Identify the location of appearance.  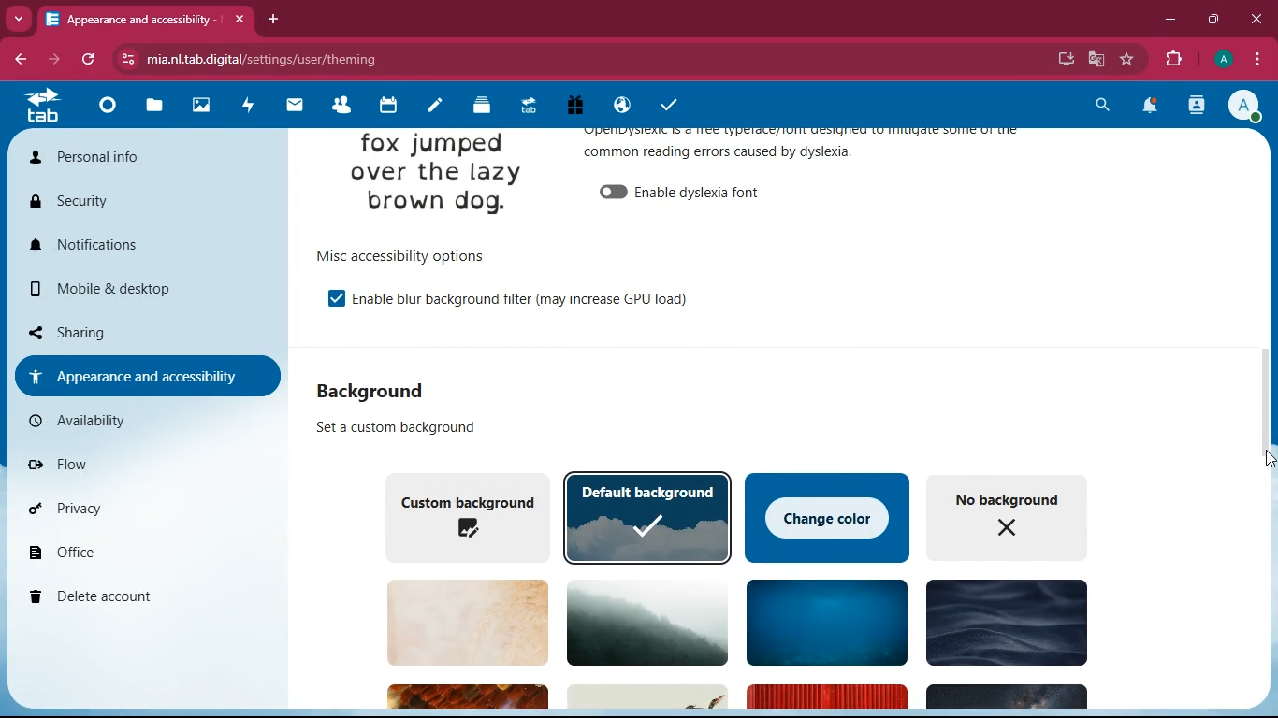
(813, 151).